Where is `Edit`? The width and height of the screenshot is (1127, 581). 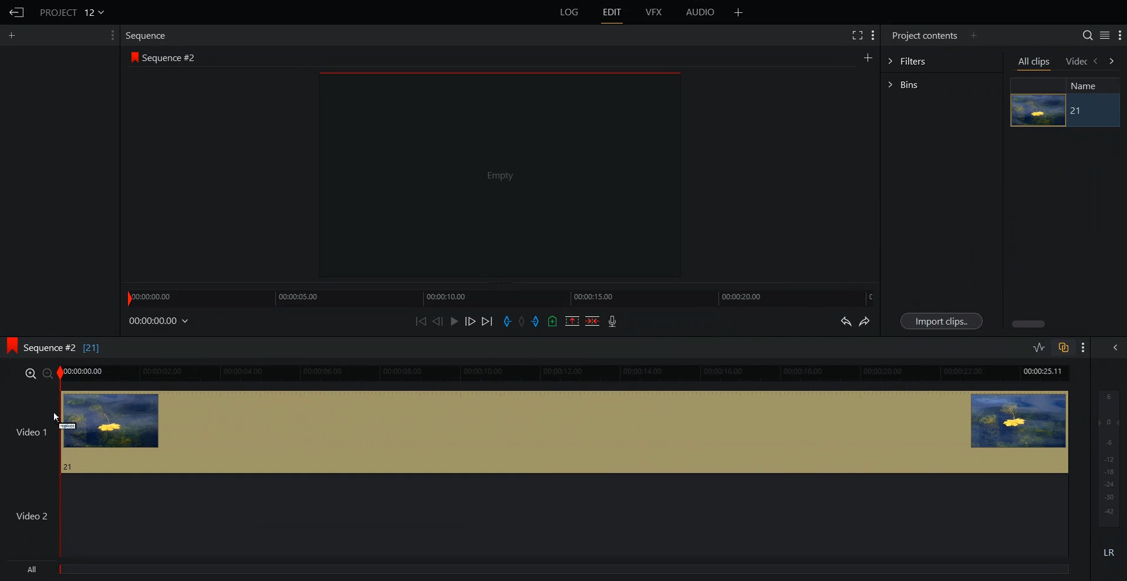
Edit is located at coordinates (612, 12).